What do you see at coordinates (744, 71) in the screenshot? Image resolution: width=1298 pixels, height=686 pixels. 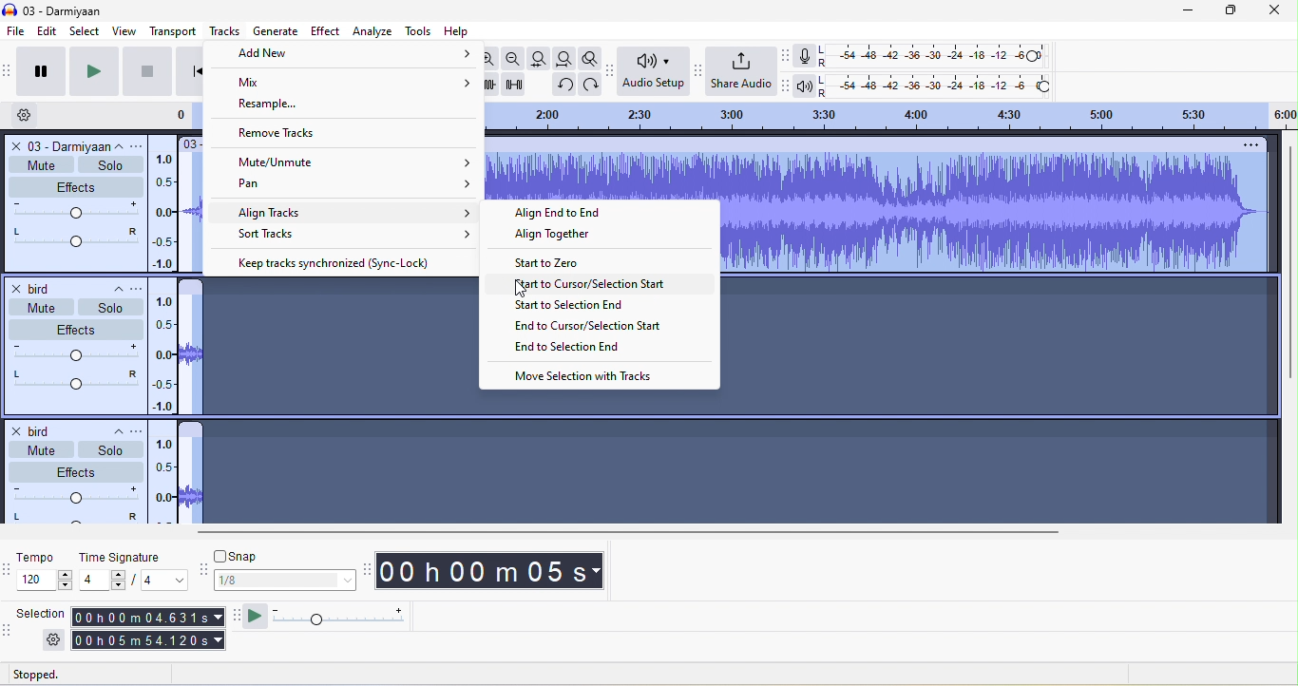 I see `share audio` at bounding box center [744, 71].